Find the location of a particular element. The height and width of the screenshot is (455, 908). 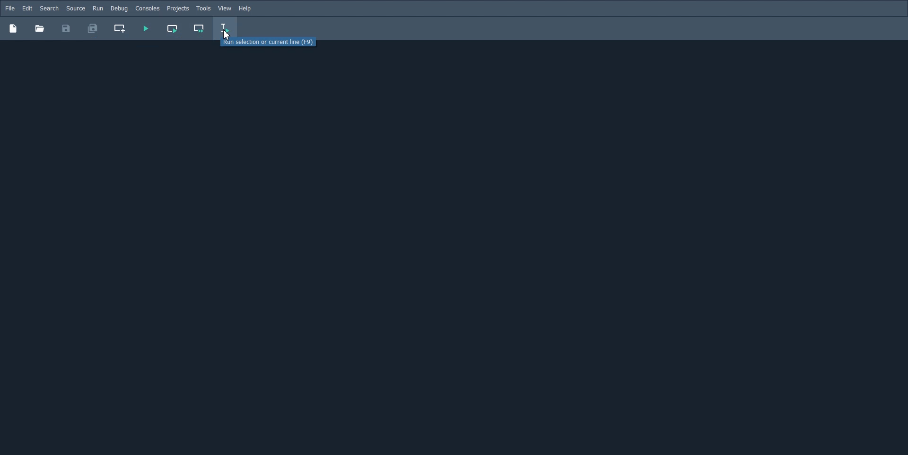

Cursor is located at coordinates (227, 35).